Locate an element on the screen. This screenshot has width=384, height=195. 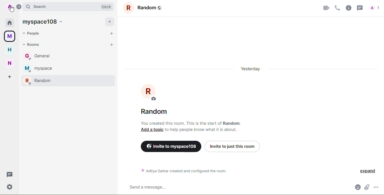
rooms is located at coordinates (33, 44).